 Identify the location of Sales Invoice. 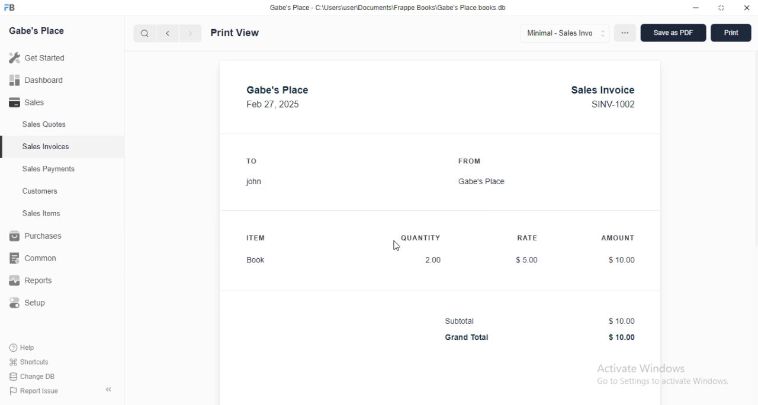
(603, 90).